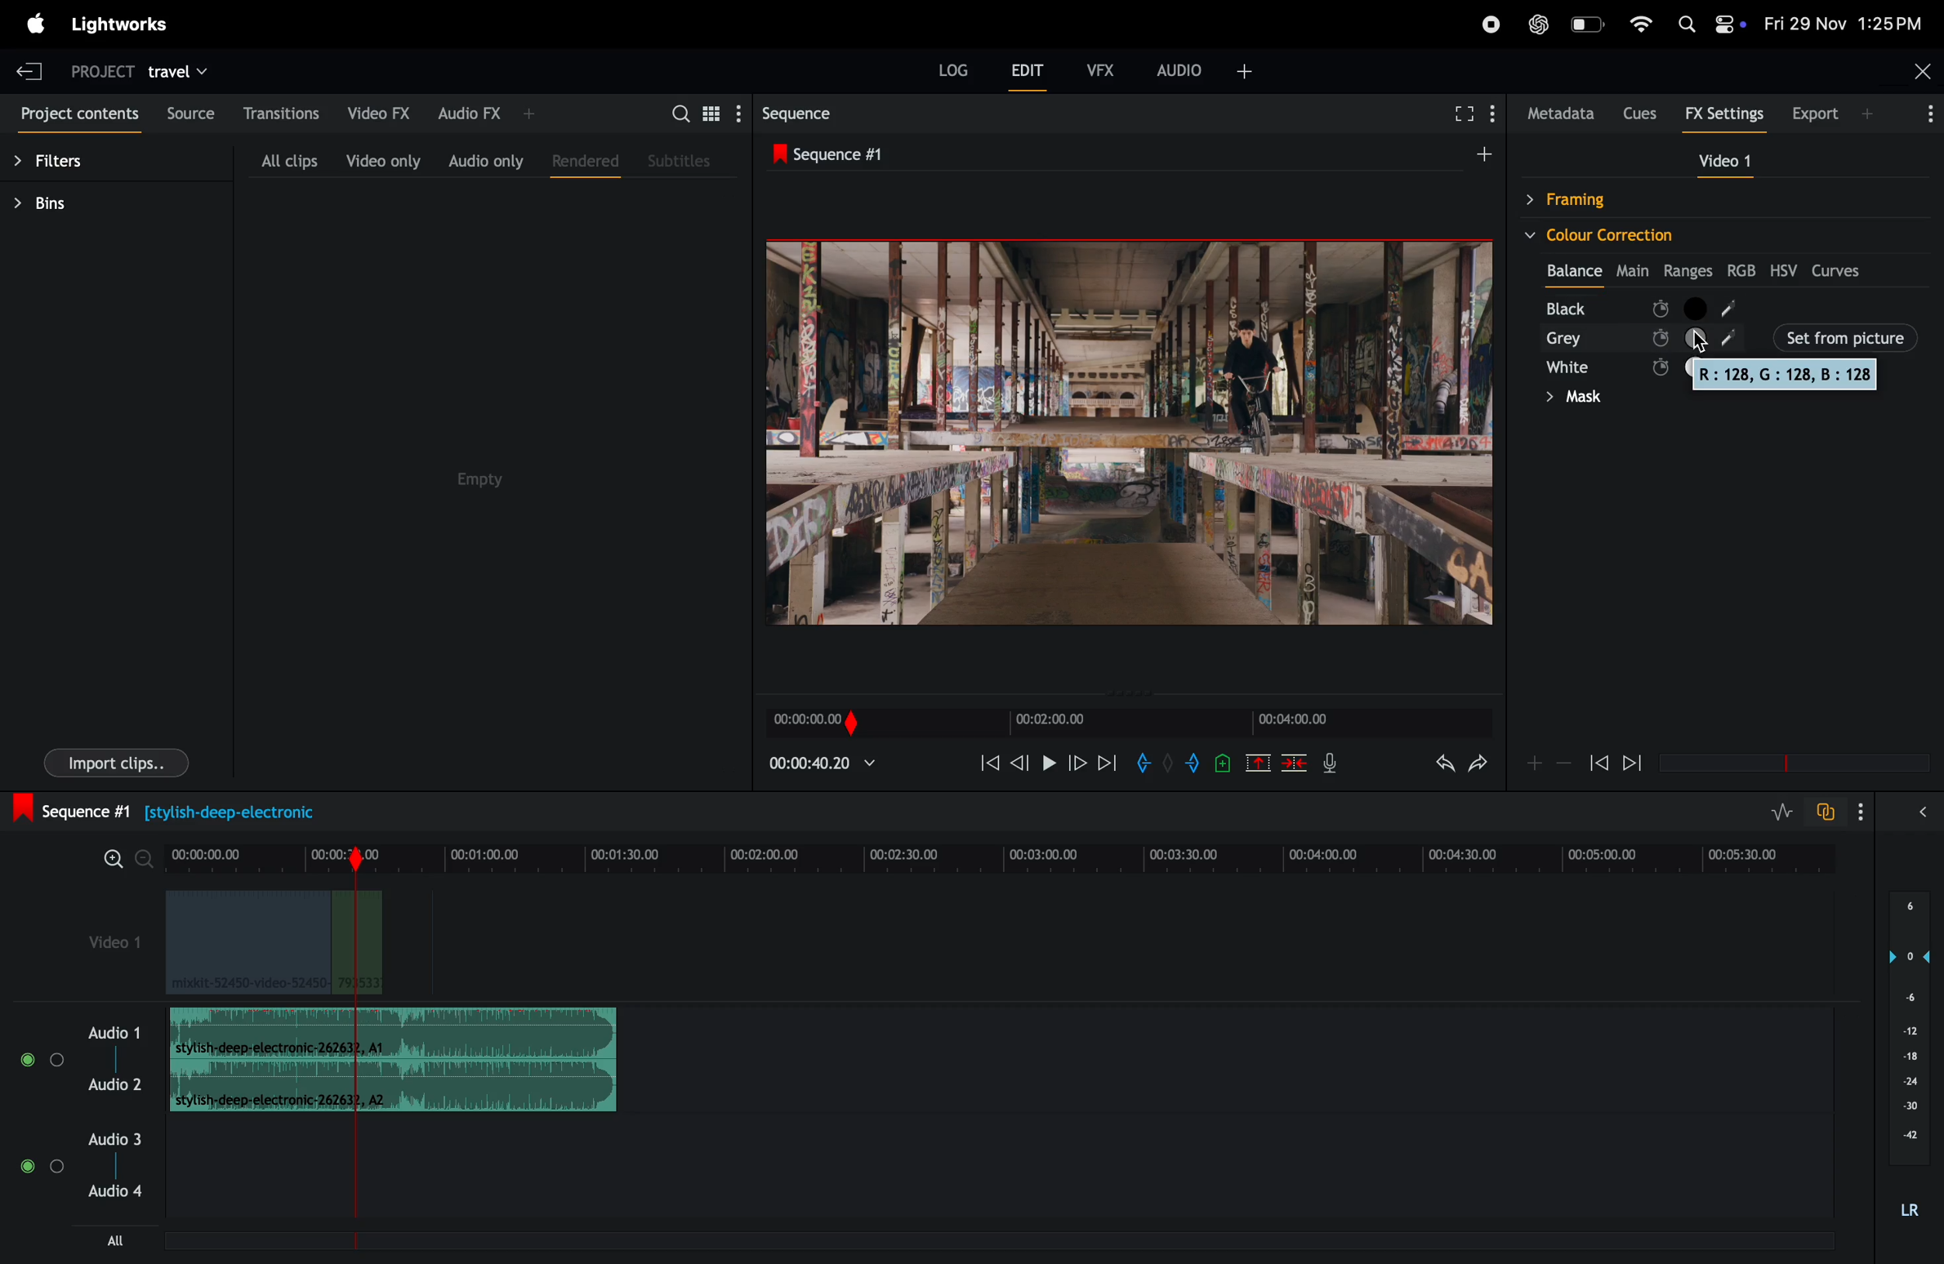 Image resolution: width=1944 pixels, height=1264 pixels. Describe the element at coordinates (25, 1060) in the screenshot. I see `toggle` at that location.